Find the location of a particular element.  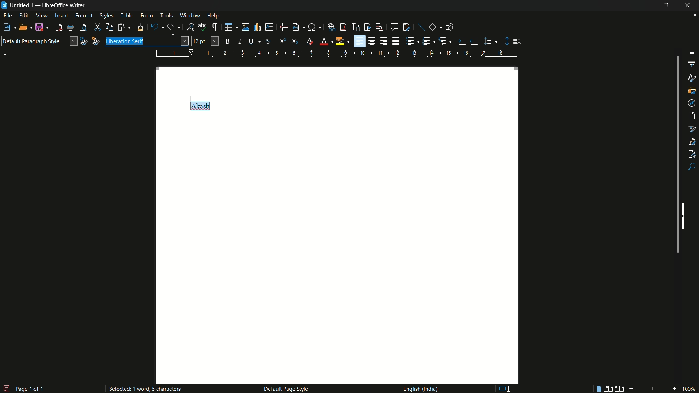

insert hyperlink is located at coordinates (332, 27).